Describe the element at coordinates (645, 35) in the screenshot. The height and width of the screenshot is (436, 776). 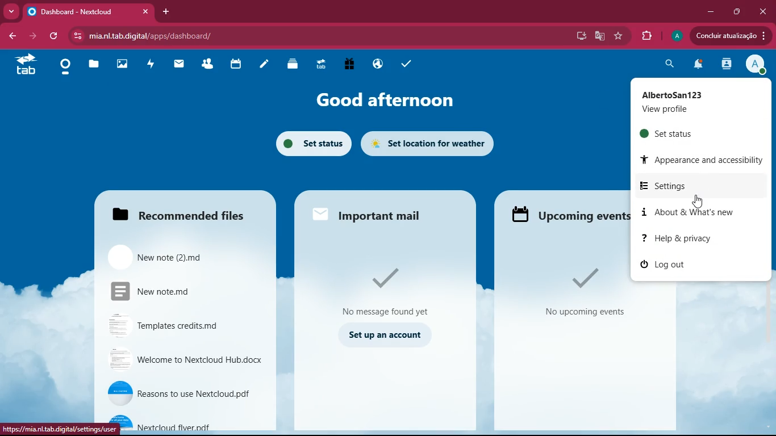
I see `extensions` at that location.